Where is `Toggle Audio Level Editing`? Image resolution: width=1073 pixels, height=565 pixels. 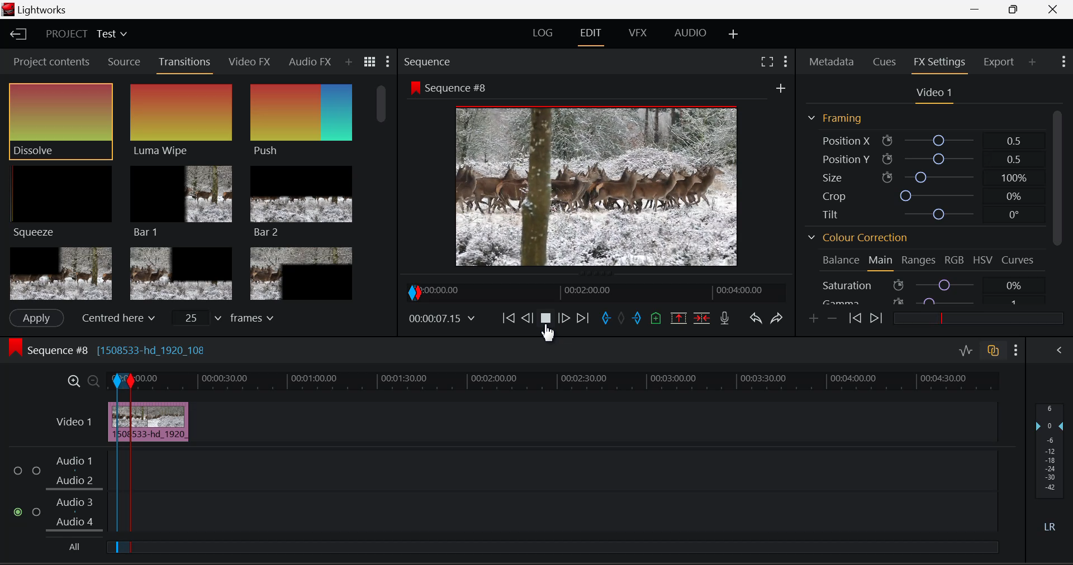
Toggle Audio Level Editing is located at coordinates (967, 352).